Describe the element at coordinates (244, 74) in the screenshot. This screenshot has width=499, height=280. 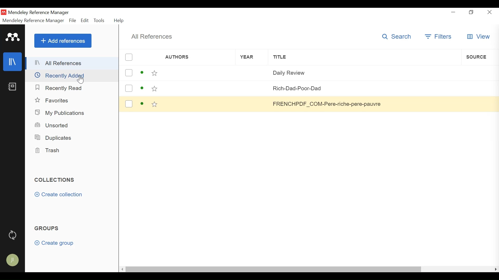
I see `Year` at that location.